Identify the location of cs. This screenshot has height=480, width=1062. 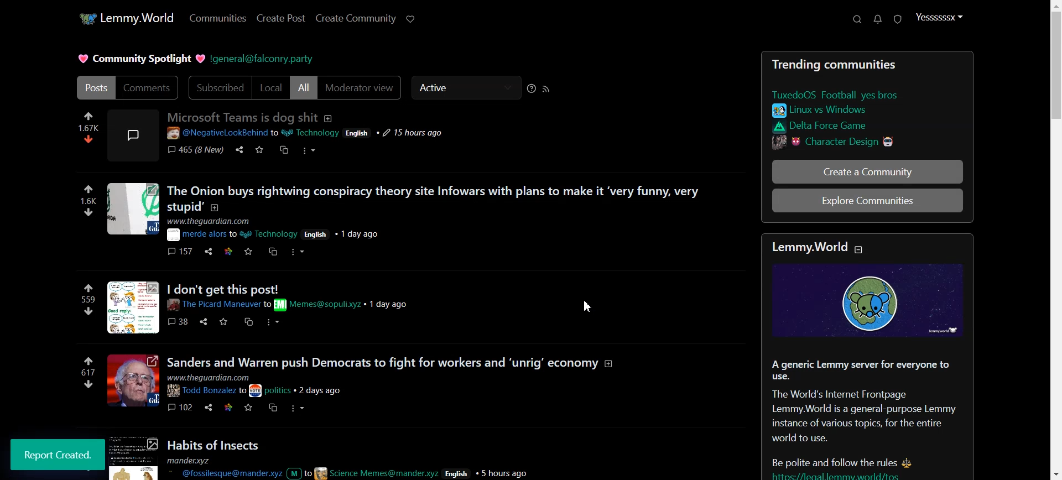
(272, 408).